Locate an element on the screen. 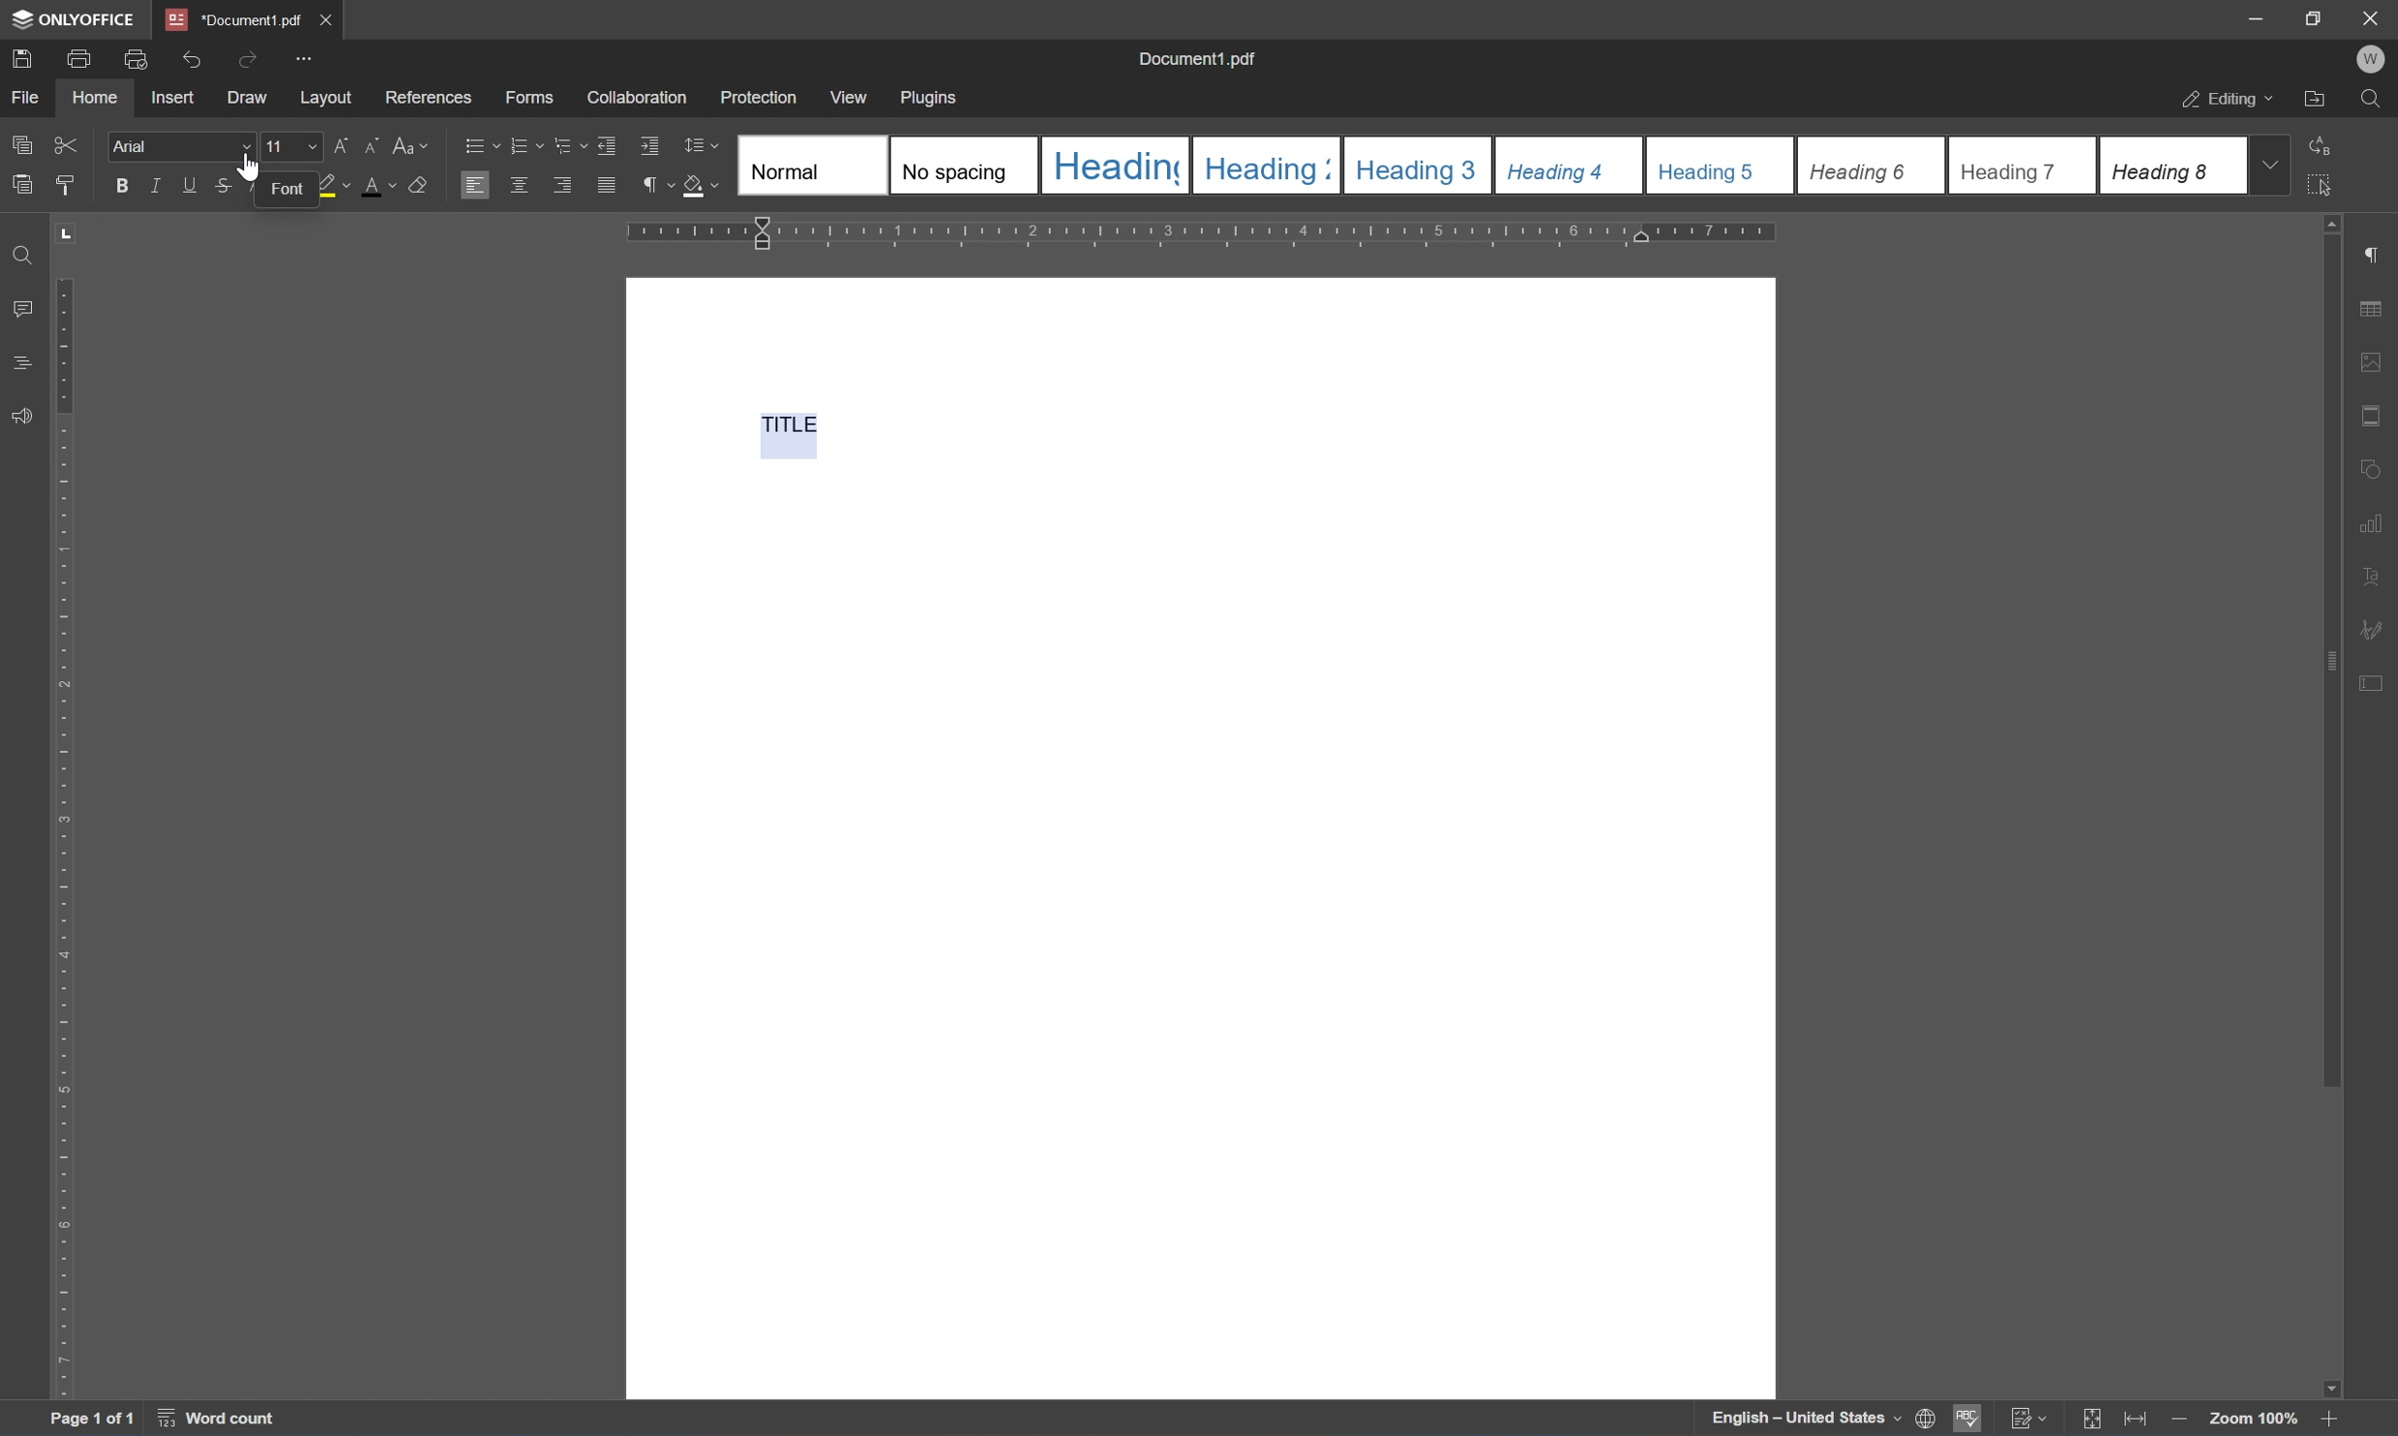 The image size is (2398, 1436). feedback & support is located at coordinates (22, 417).